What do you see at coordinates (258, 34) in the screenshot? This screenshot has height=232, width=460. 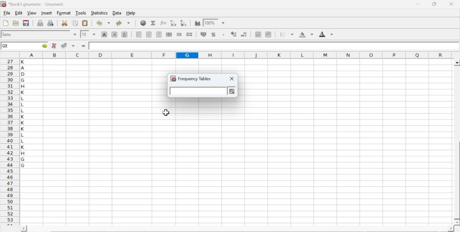 I see `decrease indent` at bounding box center [258, 34].